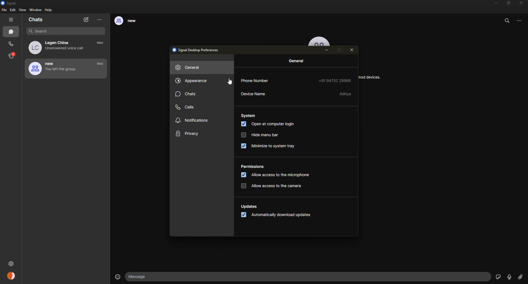 This screenshot has height=284, width=528. What do you see at coordinates (55, 68) in the screenshot?
I see `new` at bounding box center [55, 68].